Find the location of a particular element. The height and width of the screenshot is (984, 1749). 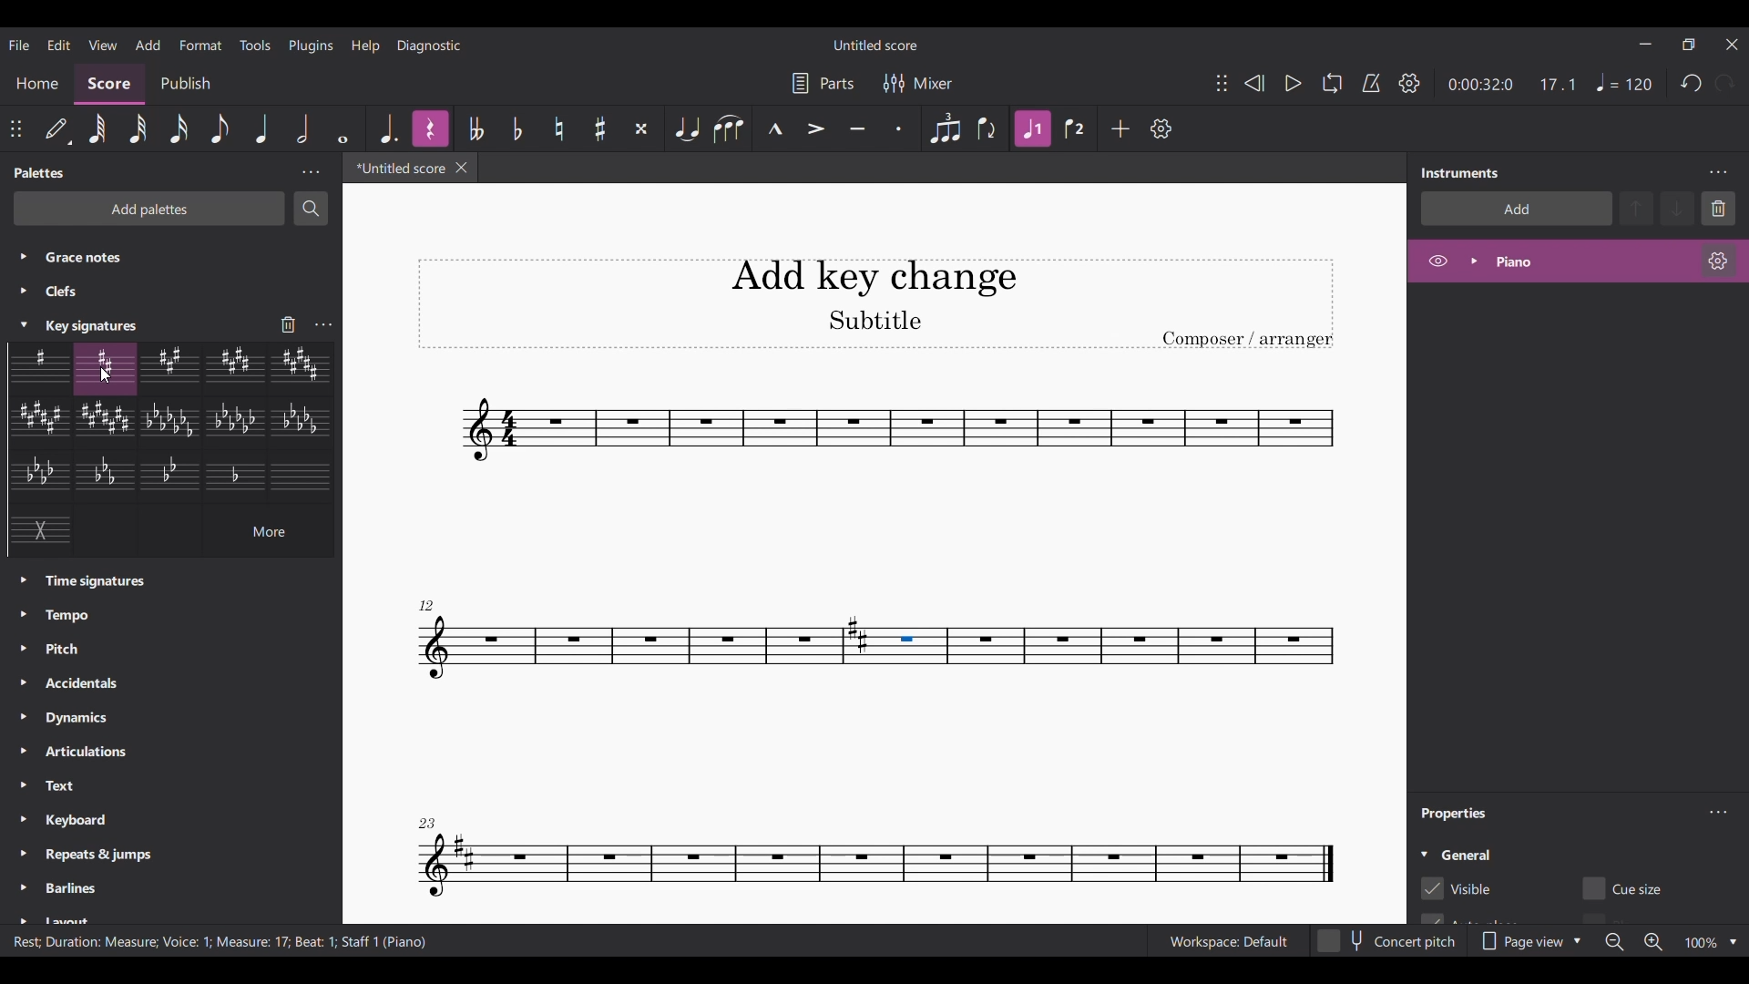

Palettes listed under all palettes is located at coordinates (147, 288).